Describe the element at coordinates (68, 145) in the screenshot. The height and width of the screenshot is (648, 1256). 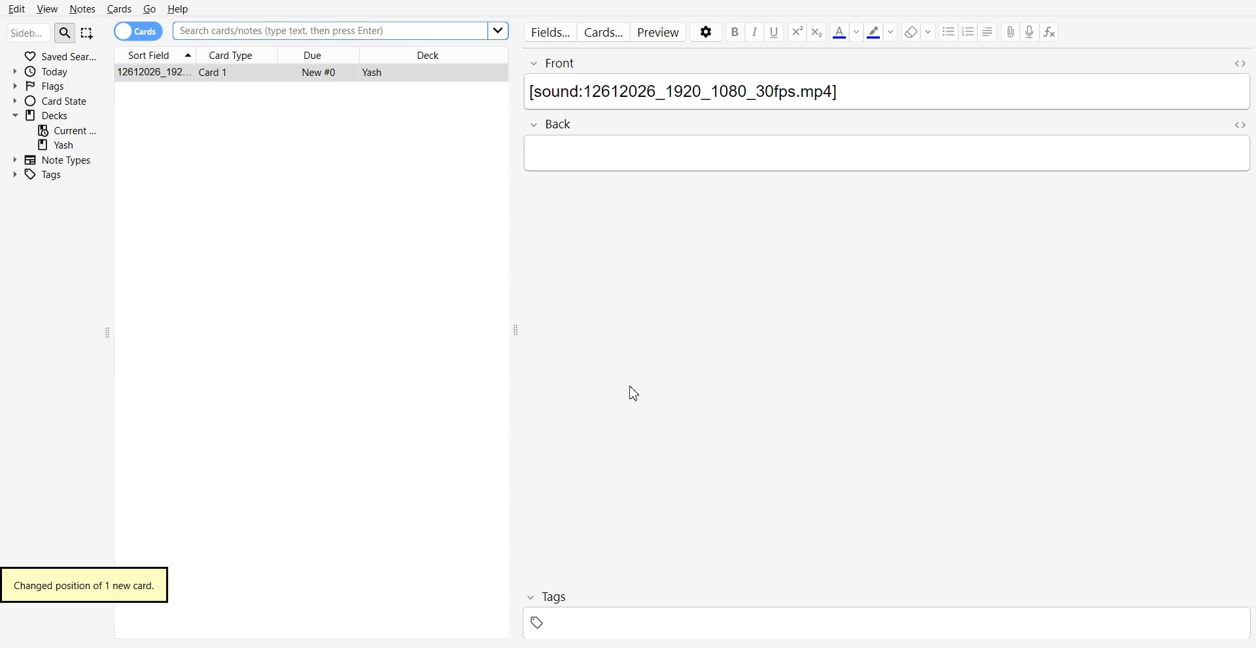
I see `Yash` at that location.